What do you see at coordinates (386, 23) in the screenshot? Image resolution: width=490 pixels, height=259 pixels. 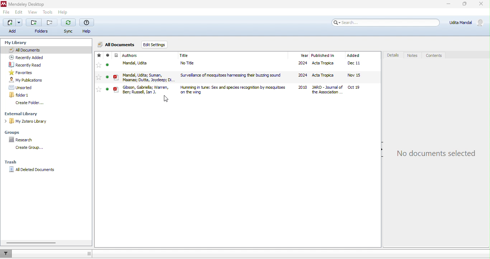 I see `search bar` at bounding box center [386, 23].